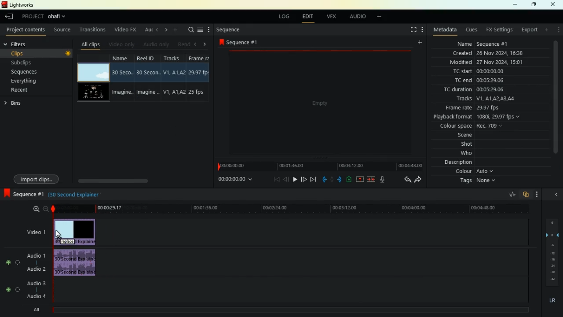  What do you see at coordinates (147, 30) in the screenshot?
I see `au` at bounding box center [147, 30].